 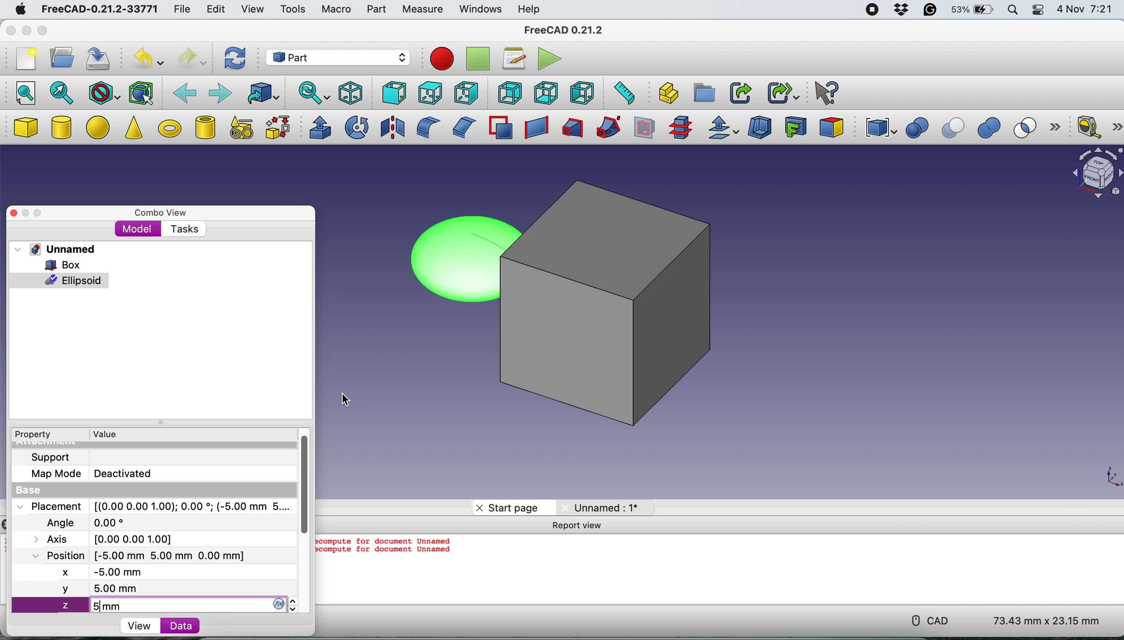 I want to click on z 5 mm, so click(x=160, y=606).